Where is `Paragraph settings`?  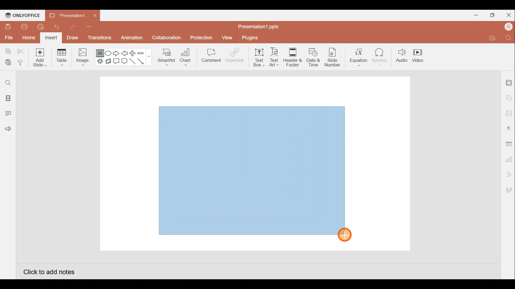 Paragraph settings is located at coordinates (509, 128).